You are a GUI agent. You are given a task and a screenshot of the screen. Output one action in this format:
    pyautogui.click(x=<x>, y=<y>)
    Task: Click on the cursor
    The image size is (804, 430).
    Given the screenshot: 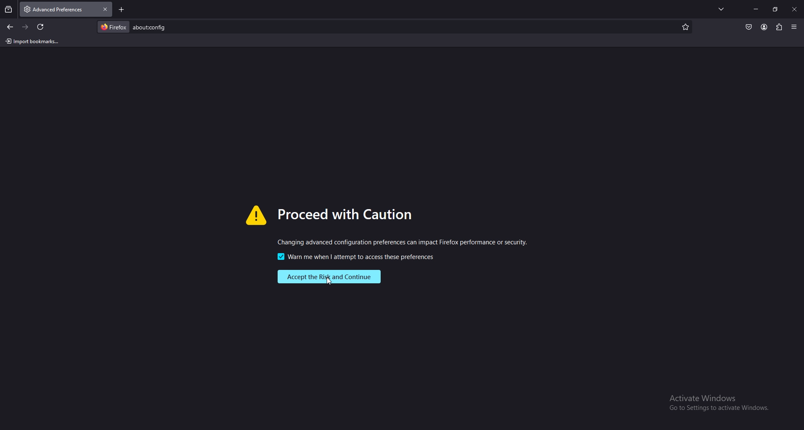 What is the action you would take?
    pyautogui.click(x=332, y=284)
    